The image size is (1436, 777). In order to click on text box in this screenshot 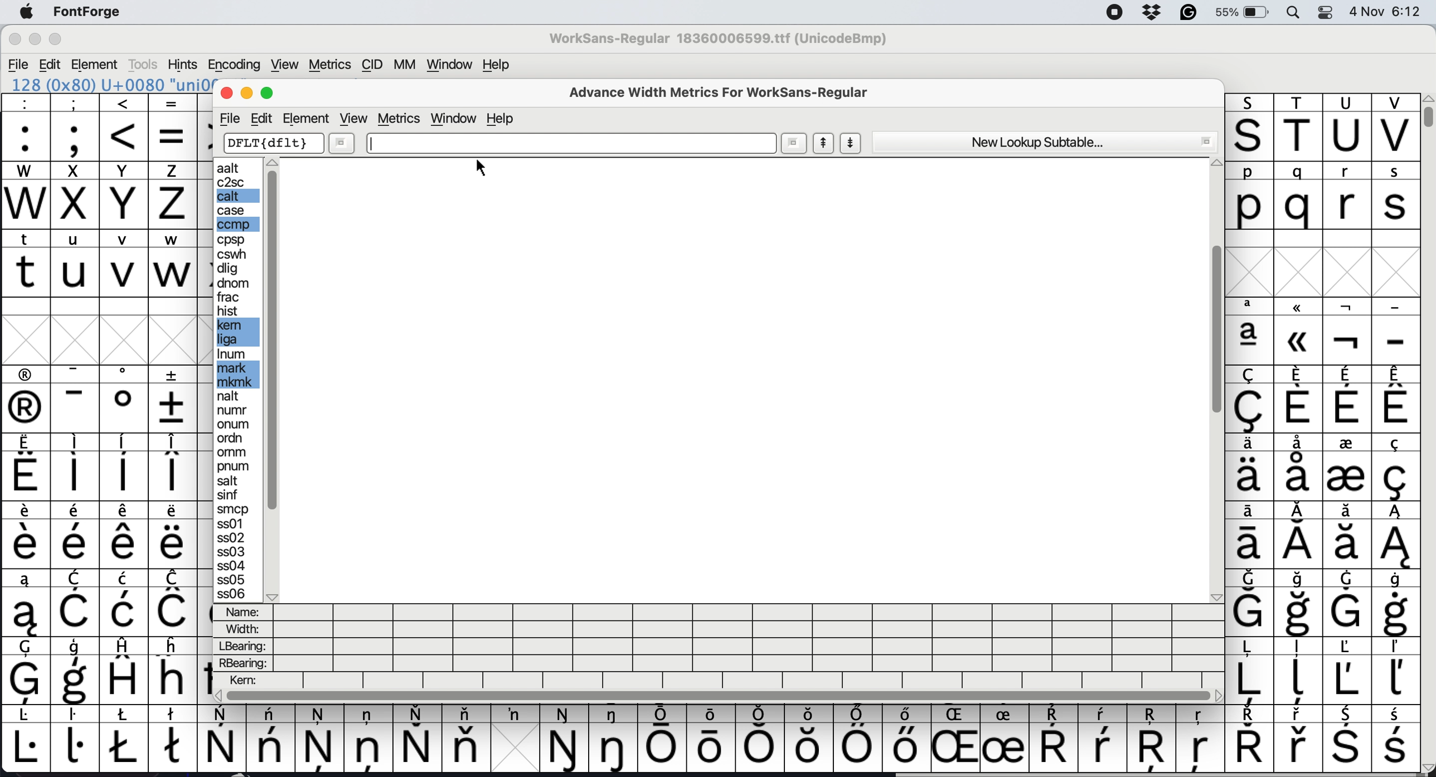, I will do `click(572, 142)`.